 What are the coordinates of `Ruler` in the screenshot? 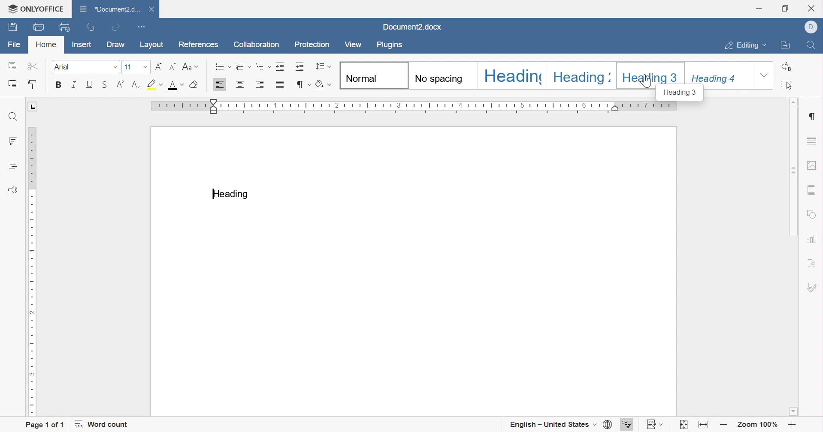 It's located at (416, 105).